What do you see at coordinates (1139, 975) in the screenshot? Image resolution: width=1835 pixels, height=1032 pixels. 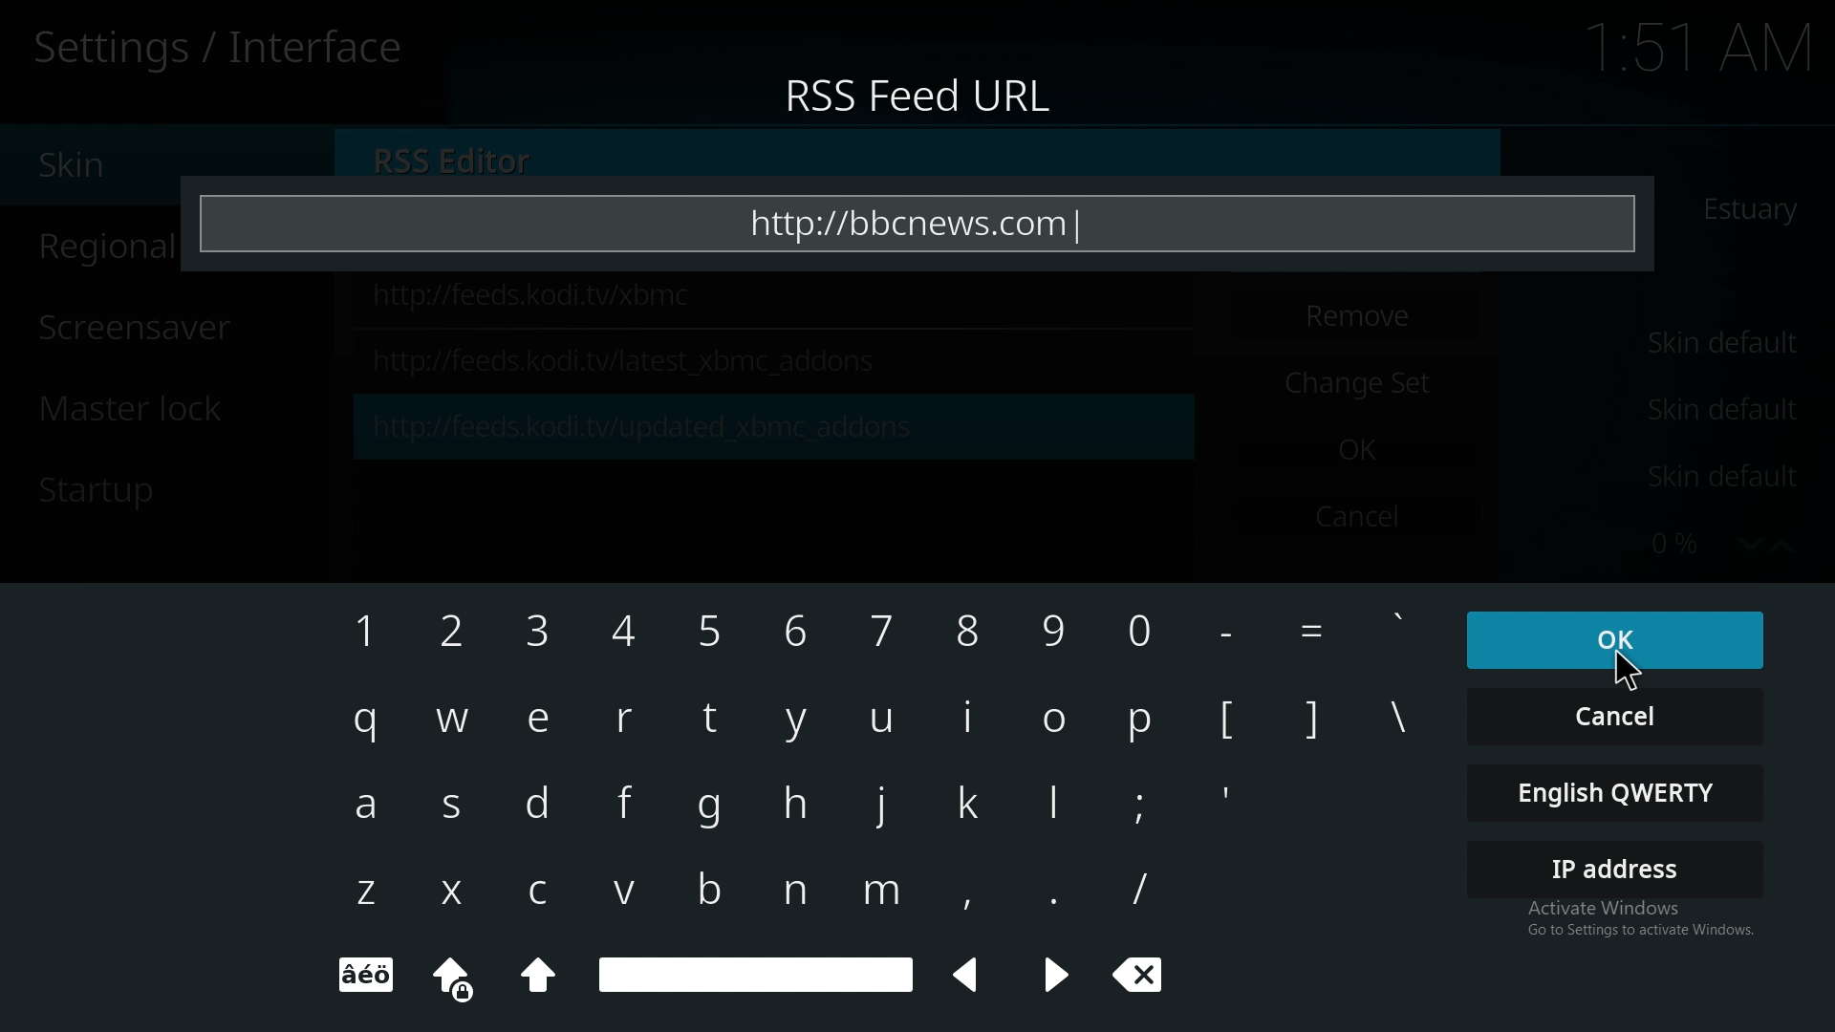 I see `clear` at bounding box center [1139, 975].